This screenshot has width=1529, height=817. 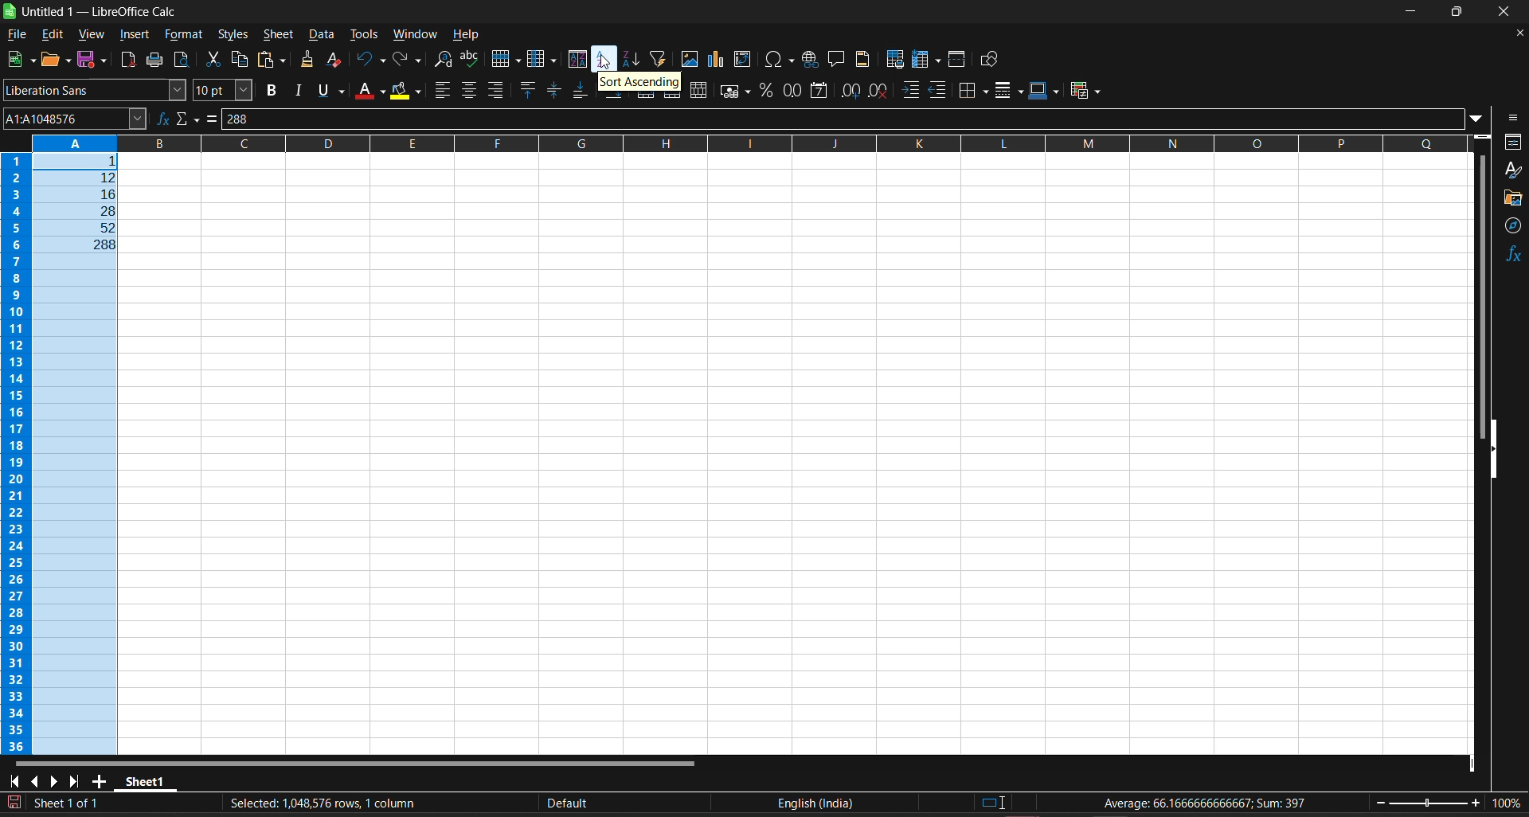 I want to click on vertical scroll bar, so click(x=1479, y=297).